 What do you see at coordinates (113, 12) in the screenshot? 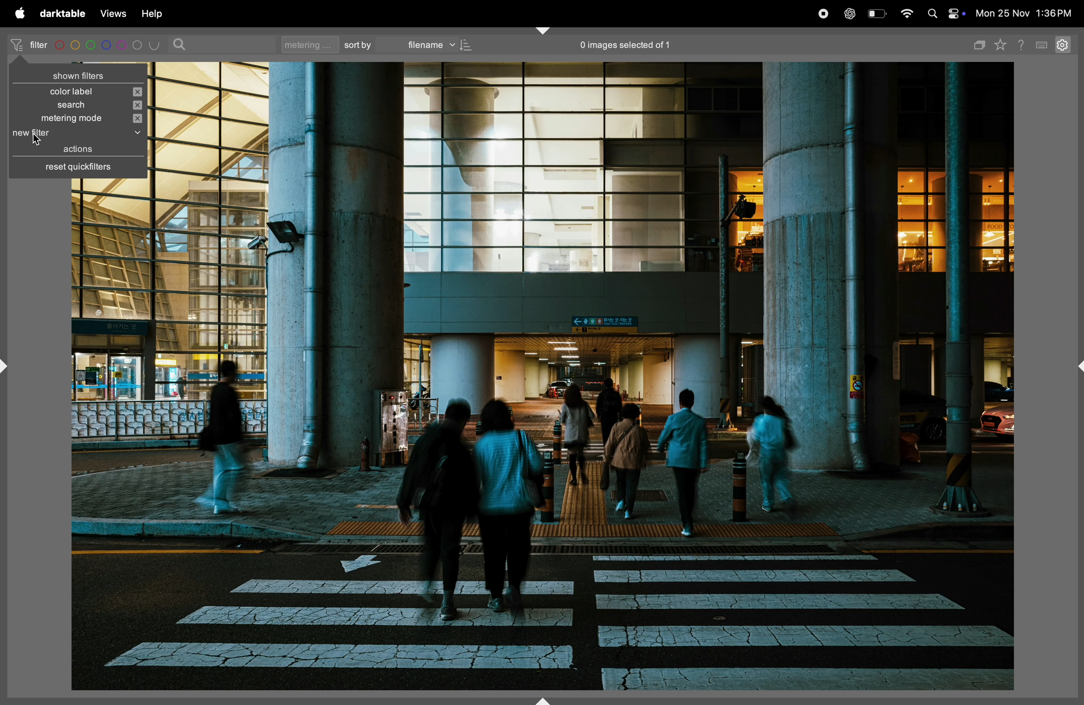
I see `views` at bounding box center [113, 12].